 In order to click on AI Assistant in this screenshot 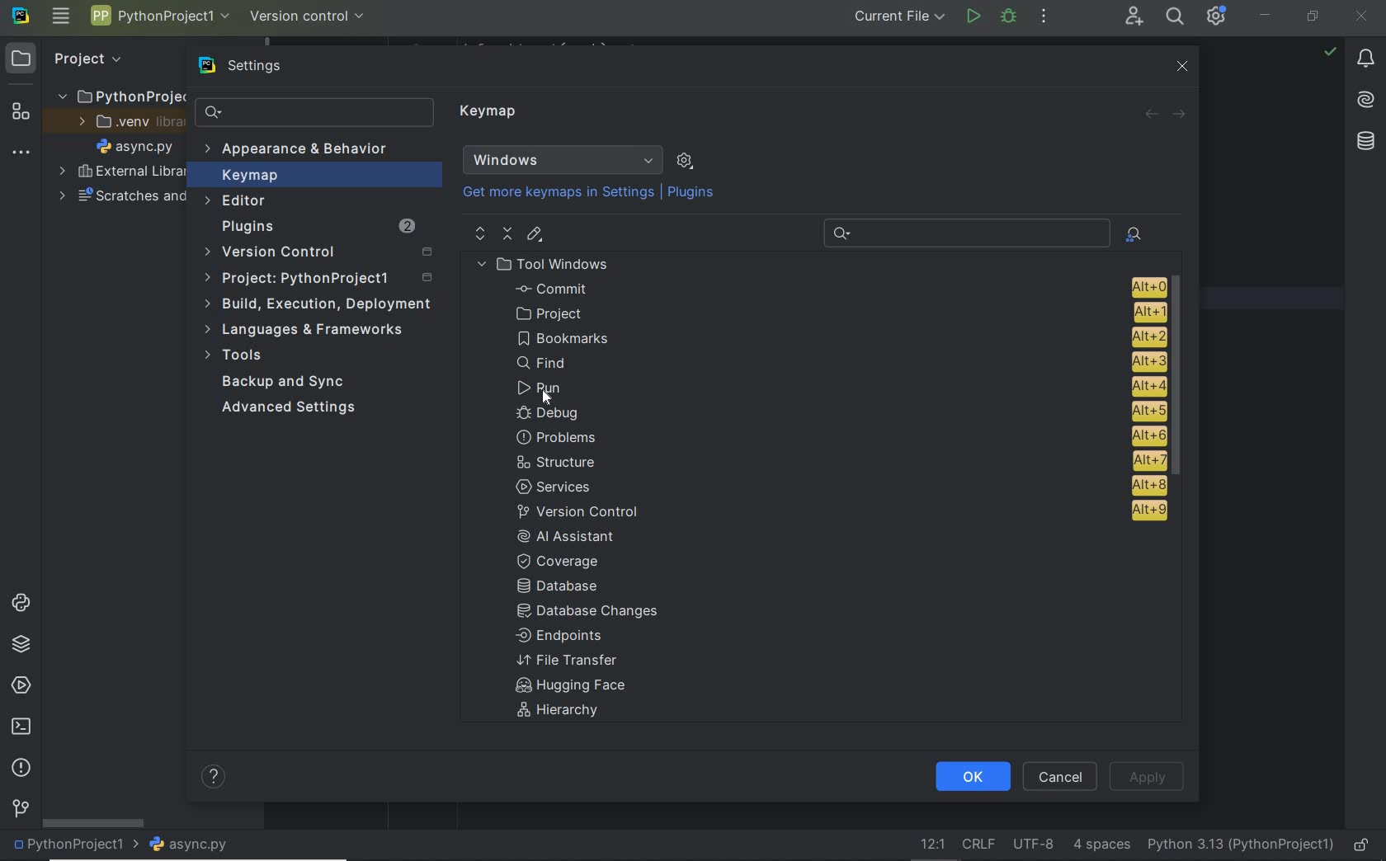, I will do `click(1367, 101)`.